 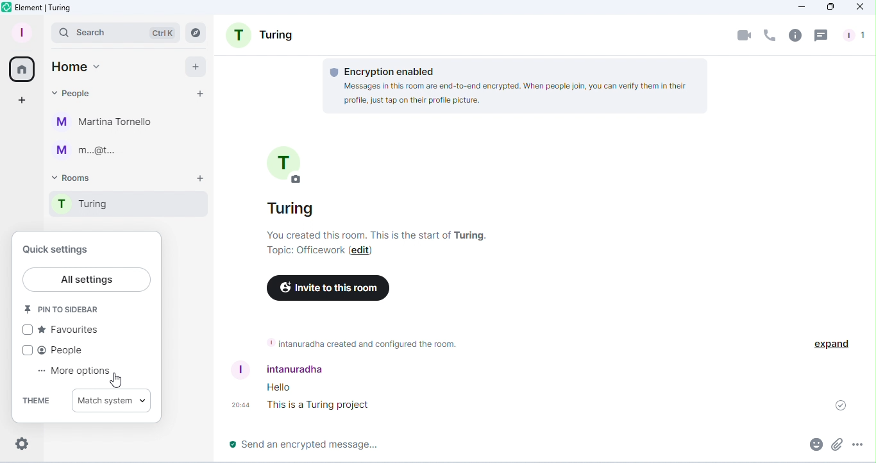 I want to click on Theme, so click(x=36, y=400).